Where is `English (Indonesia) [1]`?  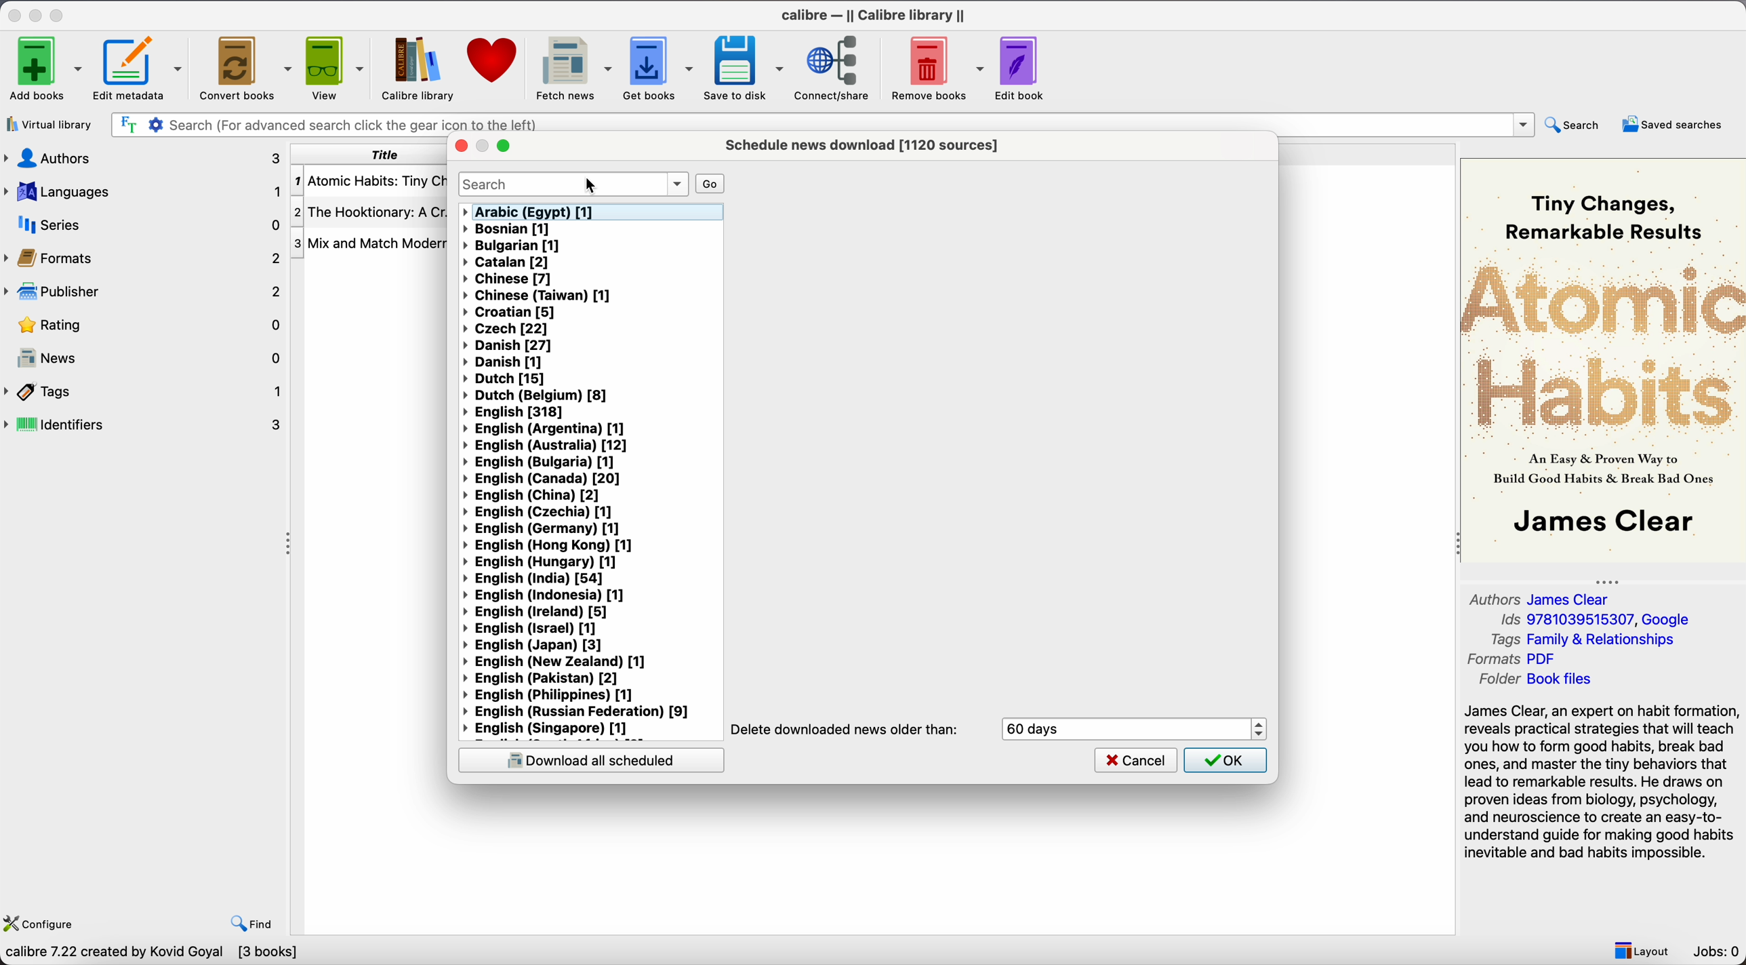 English (Indonesia) [1] is located at coordinates (546, 596).